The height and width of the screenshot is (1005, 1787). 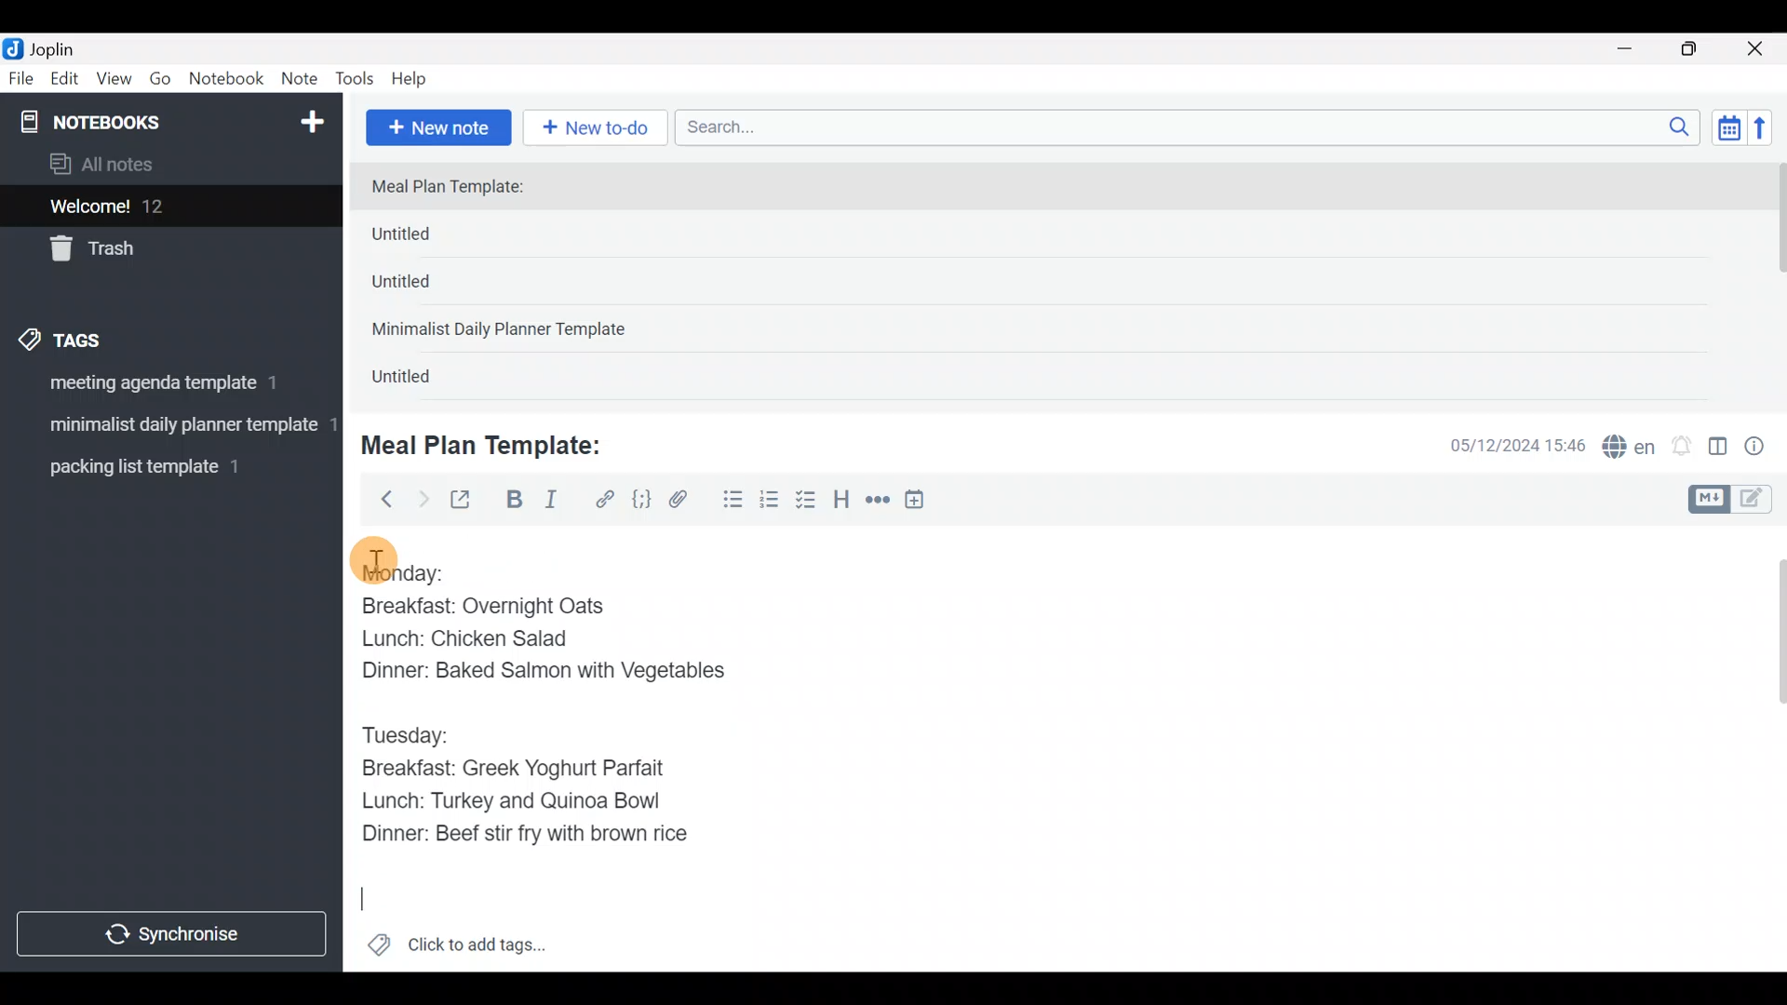 I want to click on Attach file, so click(x=684, y=502).